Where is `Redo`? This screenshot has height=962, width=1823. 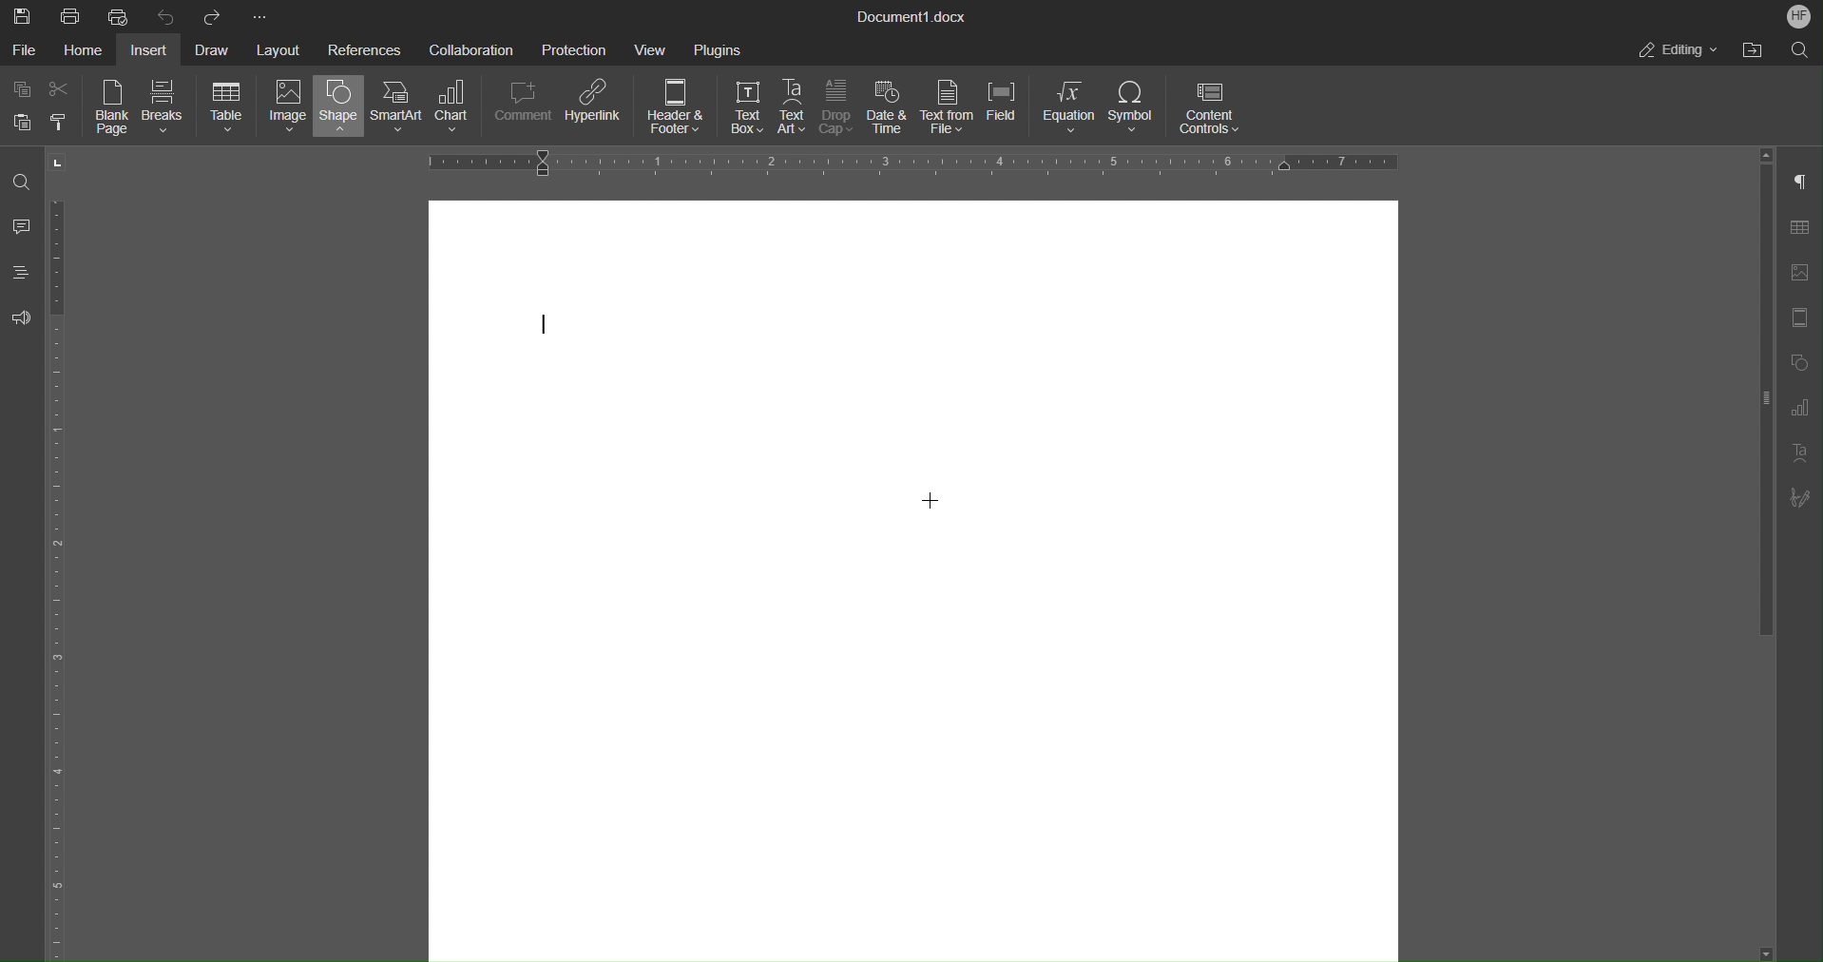
Redo is located at coordinates (214, 15).